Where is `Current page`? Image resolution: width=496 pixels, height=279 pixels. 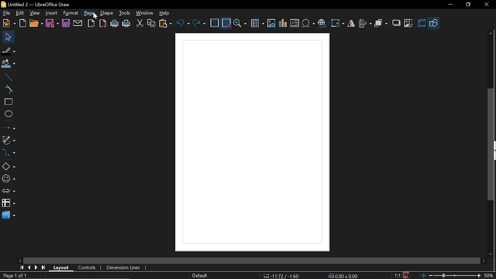
Current page is located at coordinates (15, 276).